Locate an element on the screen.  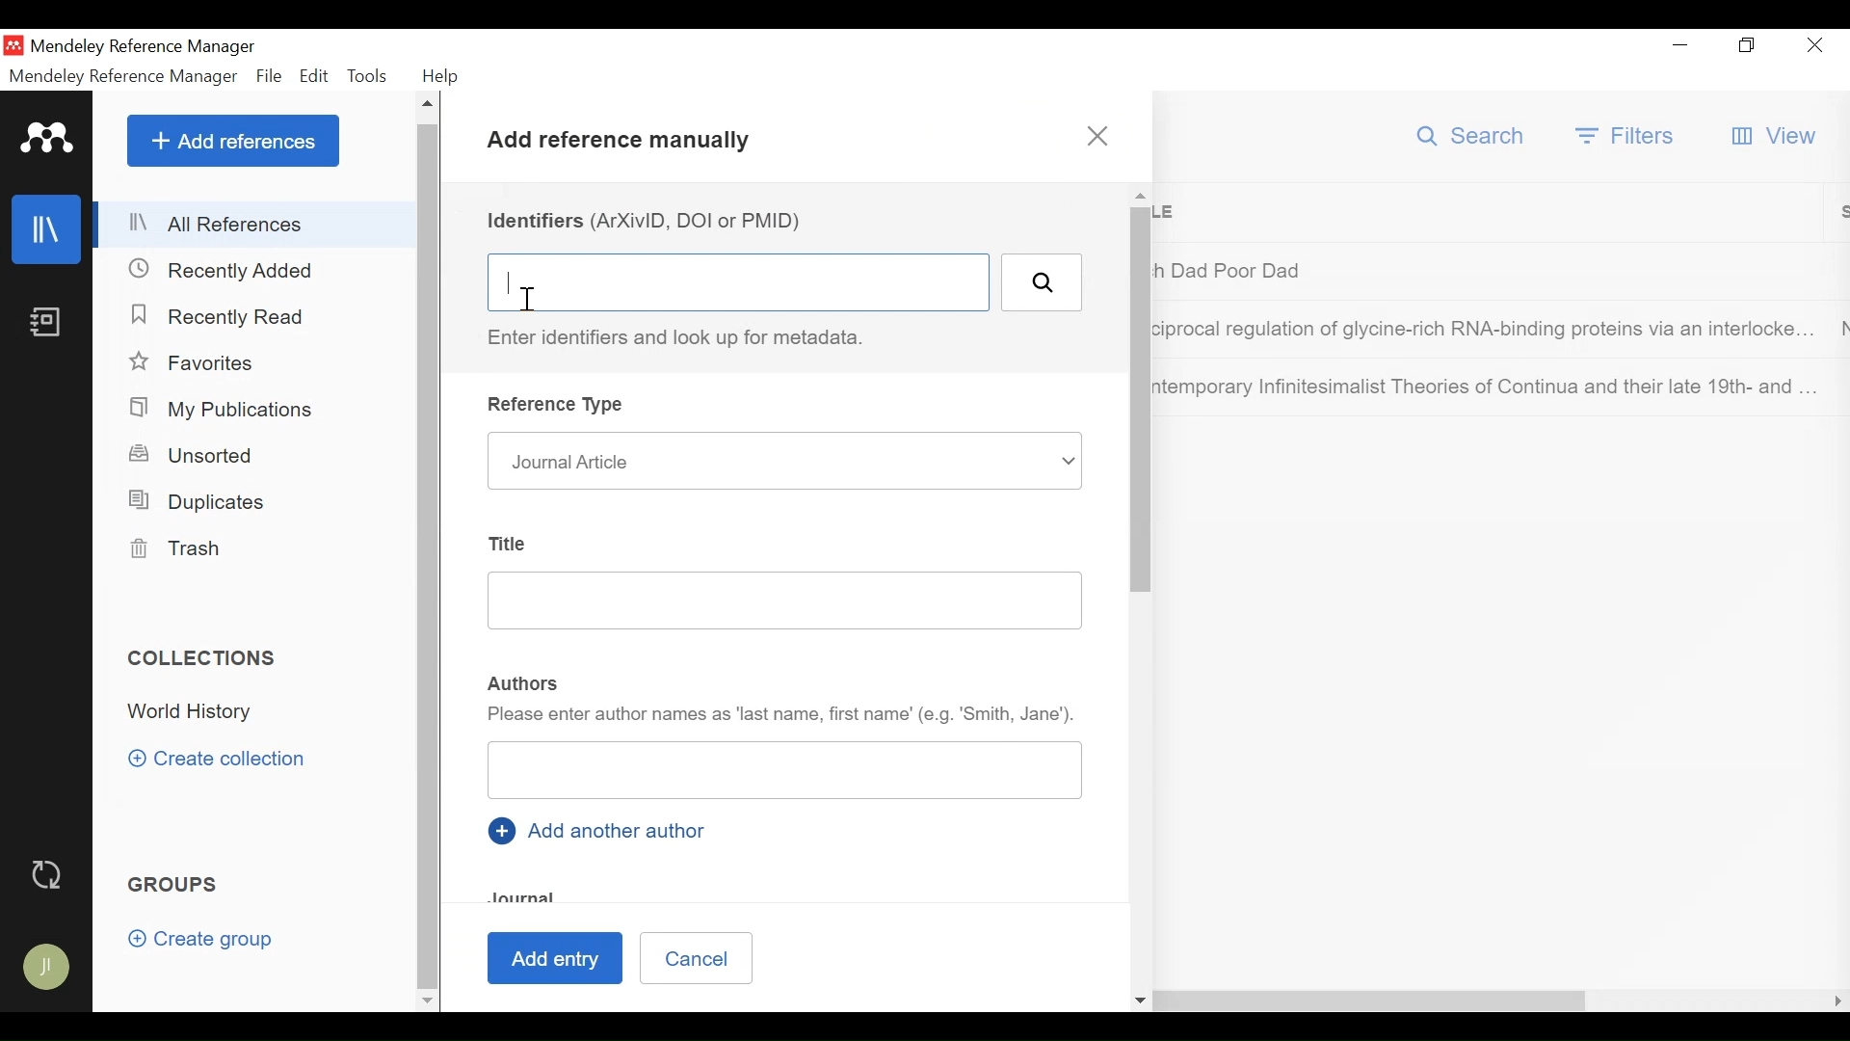
Search is located at coordinates (1042, 281).